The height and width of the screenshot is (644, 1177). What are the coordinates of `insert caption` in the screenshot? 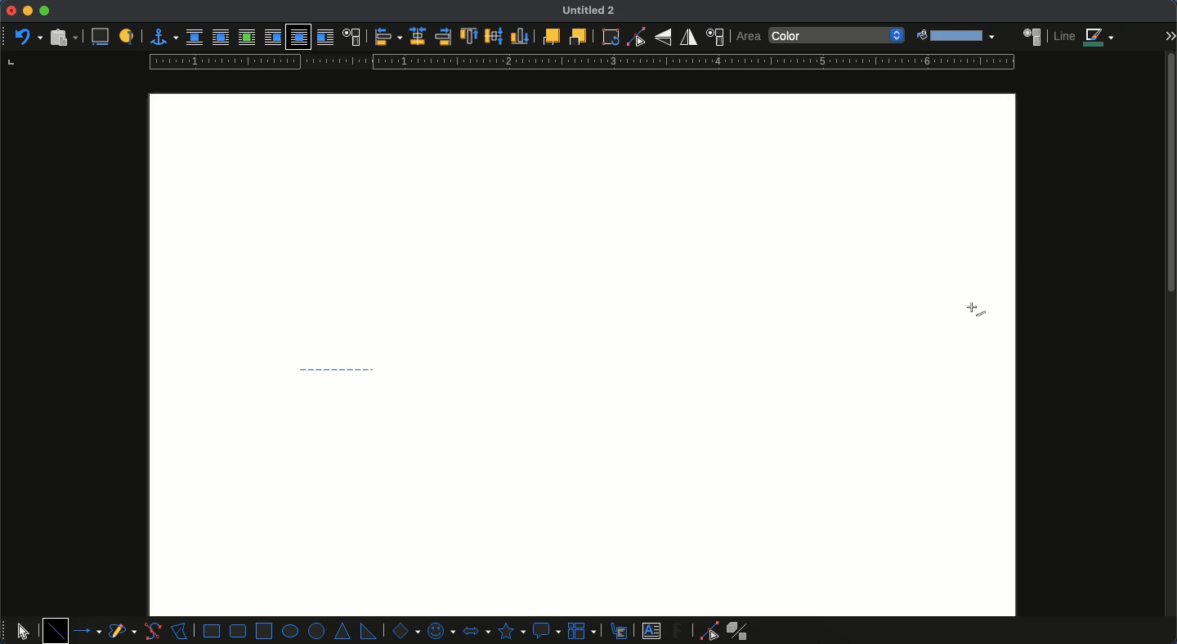 It's located at (99, 38).